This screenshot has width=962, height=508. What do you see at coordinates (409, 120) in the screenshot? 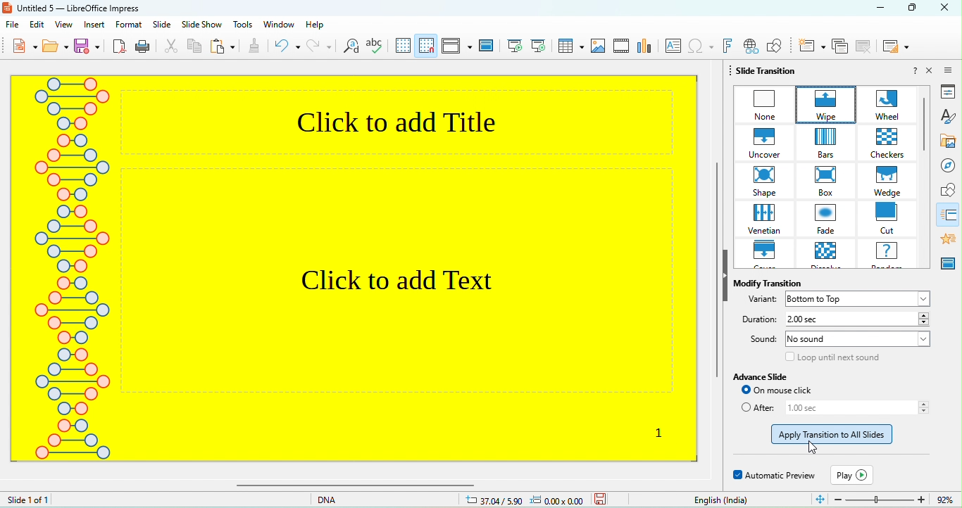
I see `click to add title` at bounding box center [409, 120].